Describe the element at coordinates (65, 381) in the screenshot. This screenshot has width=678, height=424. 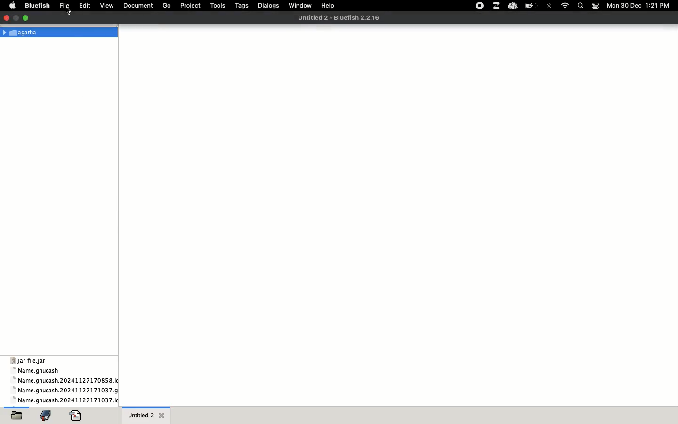
I see `name gnucash` at that location.